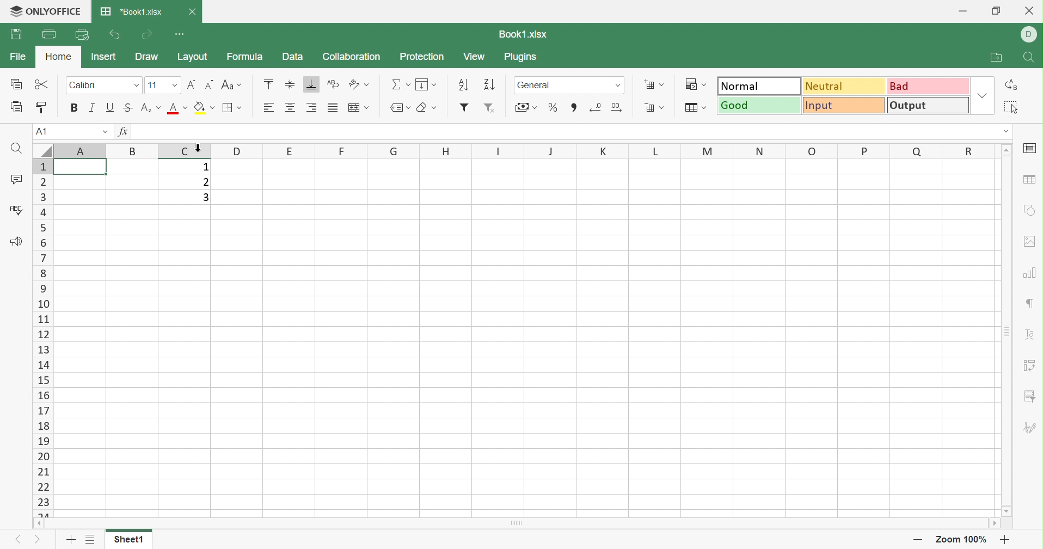  What do you see at coordinates (192, 84) in the screenshot?
I see `Increment font size` at bounding box center [192, 84].